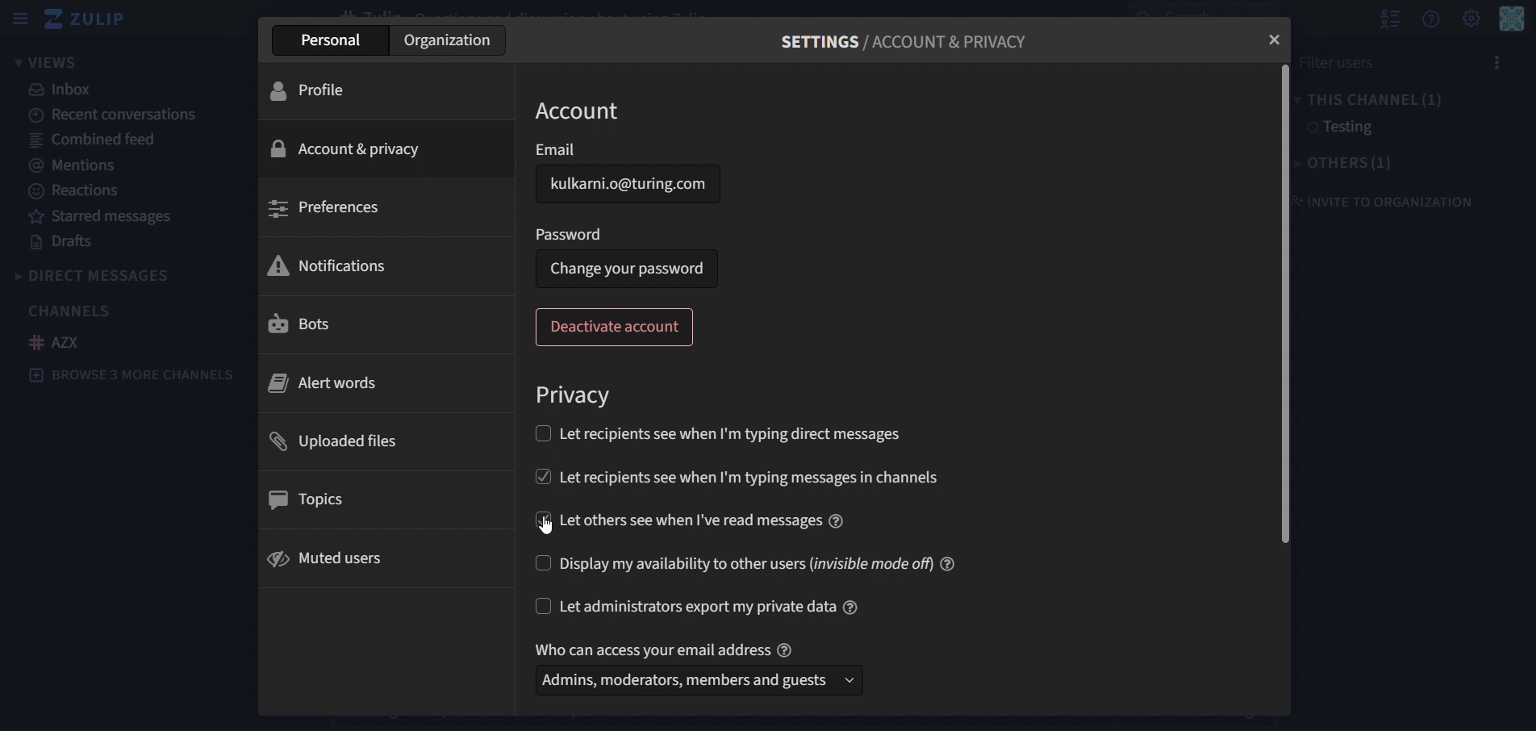 The width and height of the screenshot is (1536, 731). I want to click on recent conversation, so click(119, 115).